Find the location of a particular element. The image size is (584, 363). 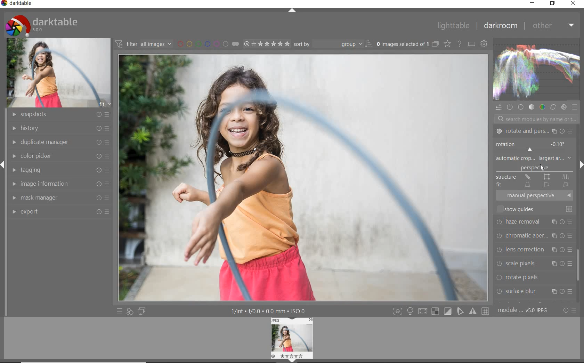

reset or preset preference is located at coordinates (568, 310).